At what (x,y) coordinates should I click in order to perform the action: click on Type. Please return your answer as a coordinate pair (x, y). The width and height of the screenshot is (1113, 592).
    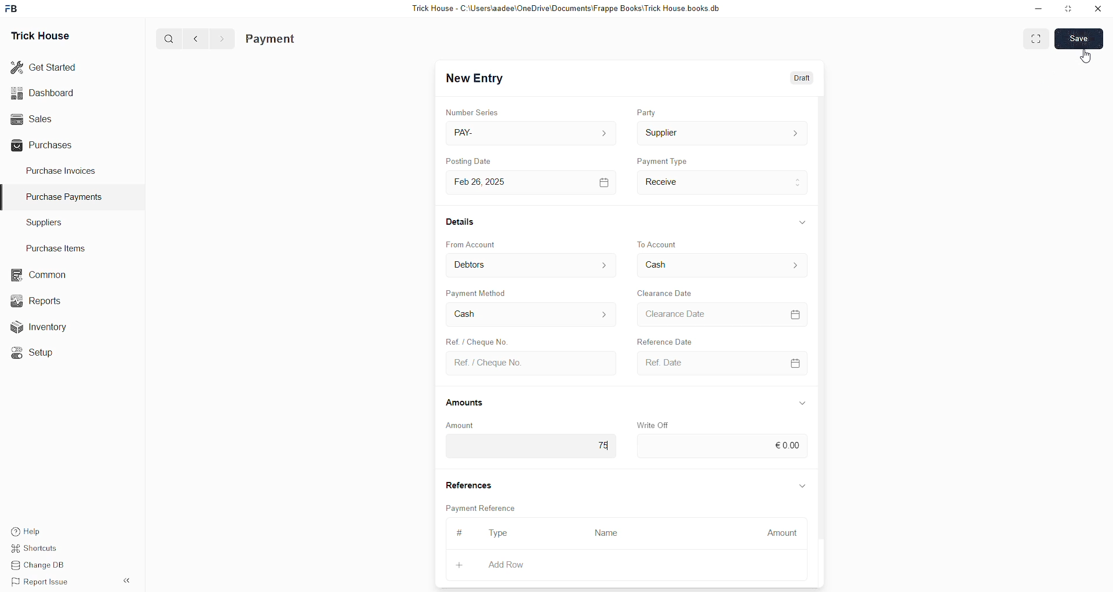
    Looking at the image, I should click on (500, 533).